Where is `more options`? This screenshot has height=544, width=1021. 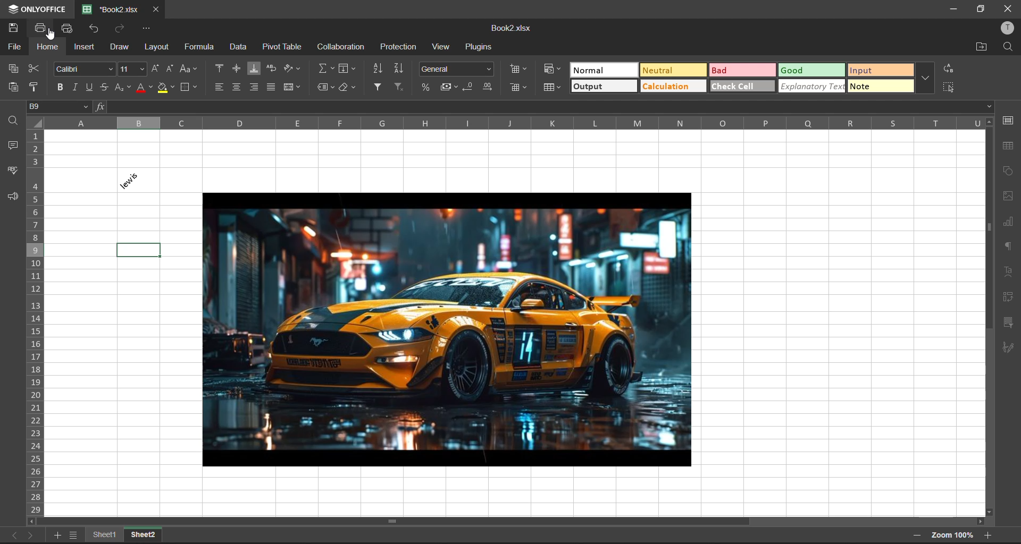 more options is located at coordinates (924, 80).